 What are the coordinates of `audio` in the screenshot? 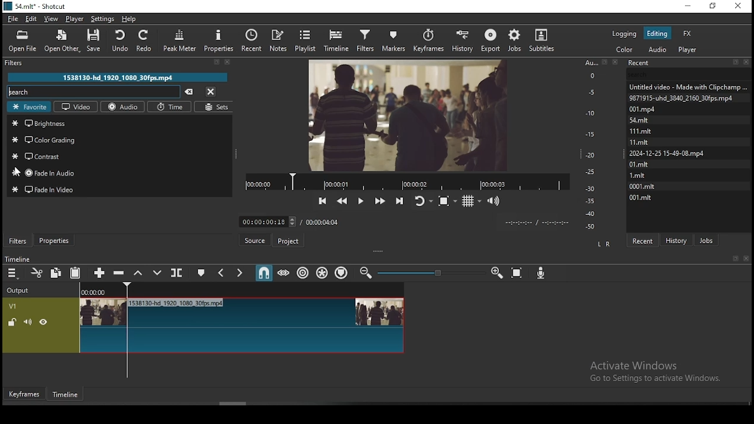 It's located at (121, 107).